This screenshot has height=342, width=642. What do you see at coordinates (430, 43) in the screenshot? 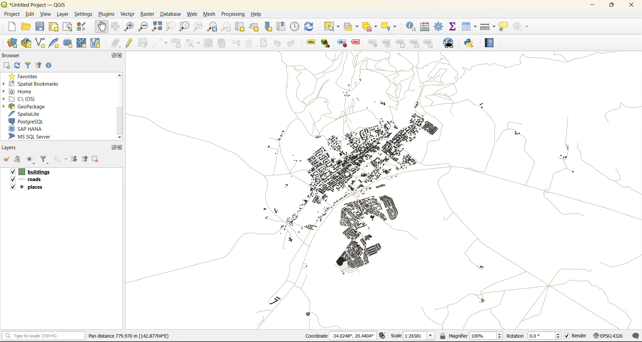
I see `Note label` at bounding box center [430, 43].